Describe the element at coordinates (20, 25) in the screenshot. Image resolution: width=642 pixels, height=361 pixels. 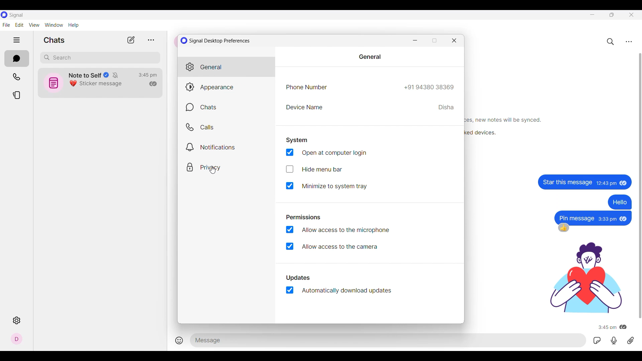
I see `Edit menu` at that location.